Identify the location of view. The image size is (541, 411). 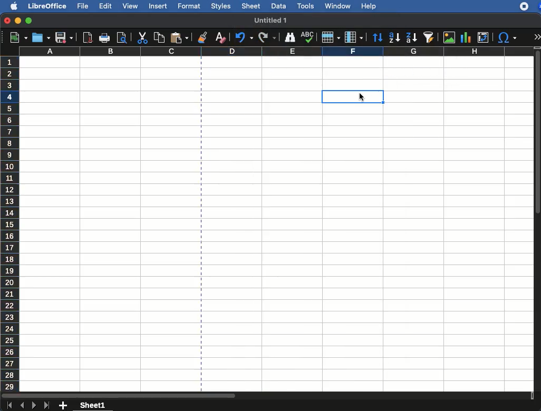
(130, 6).